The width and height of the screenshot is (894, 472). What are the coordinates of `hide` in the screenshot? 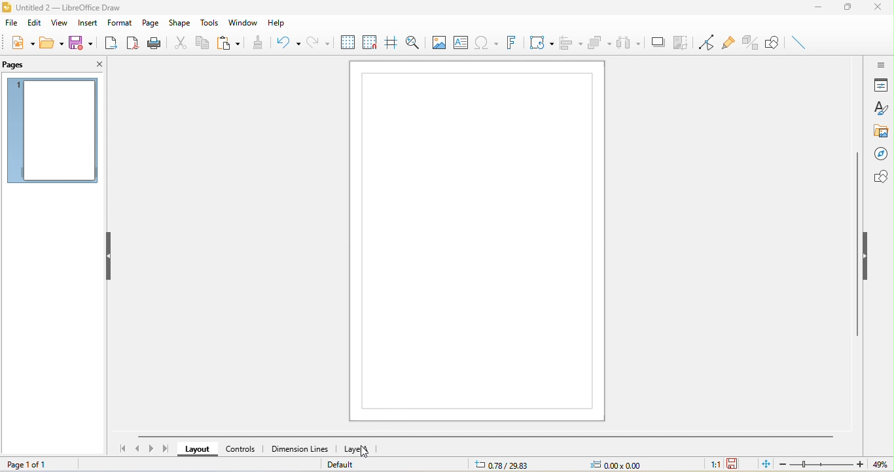 It's located at (870, 255).